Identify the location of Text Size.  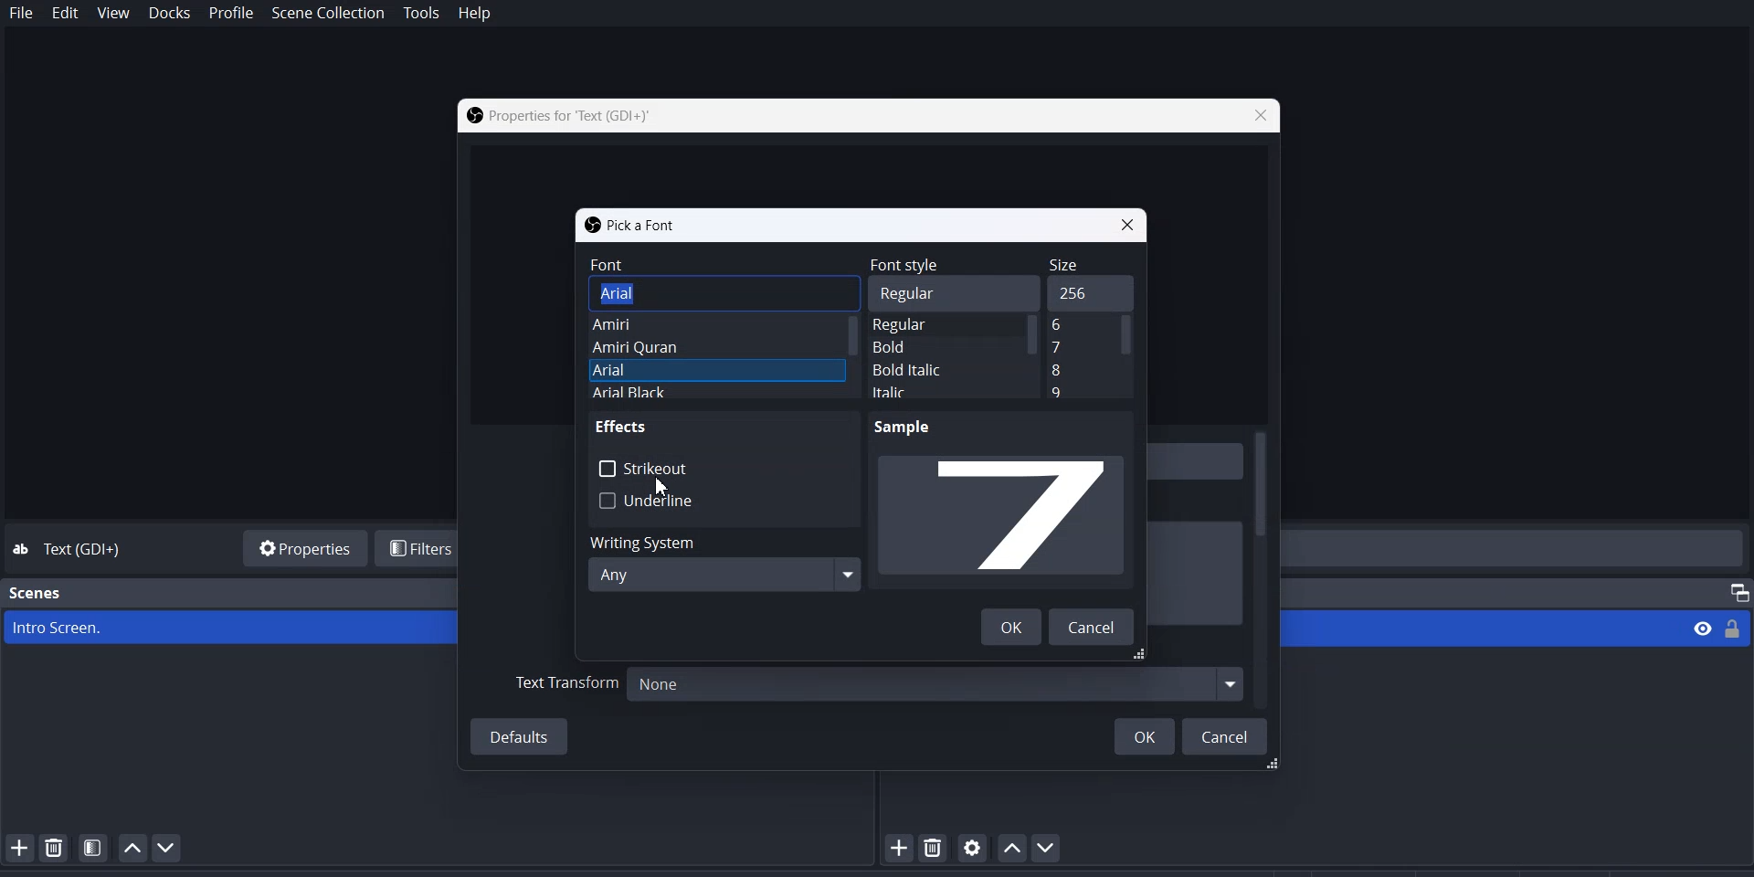
(1079, 327).